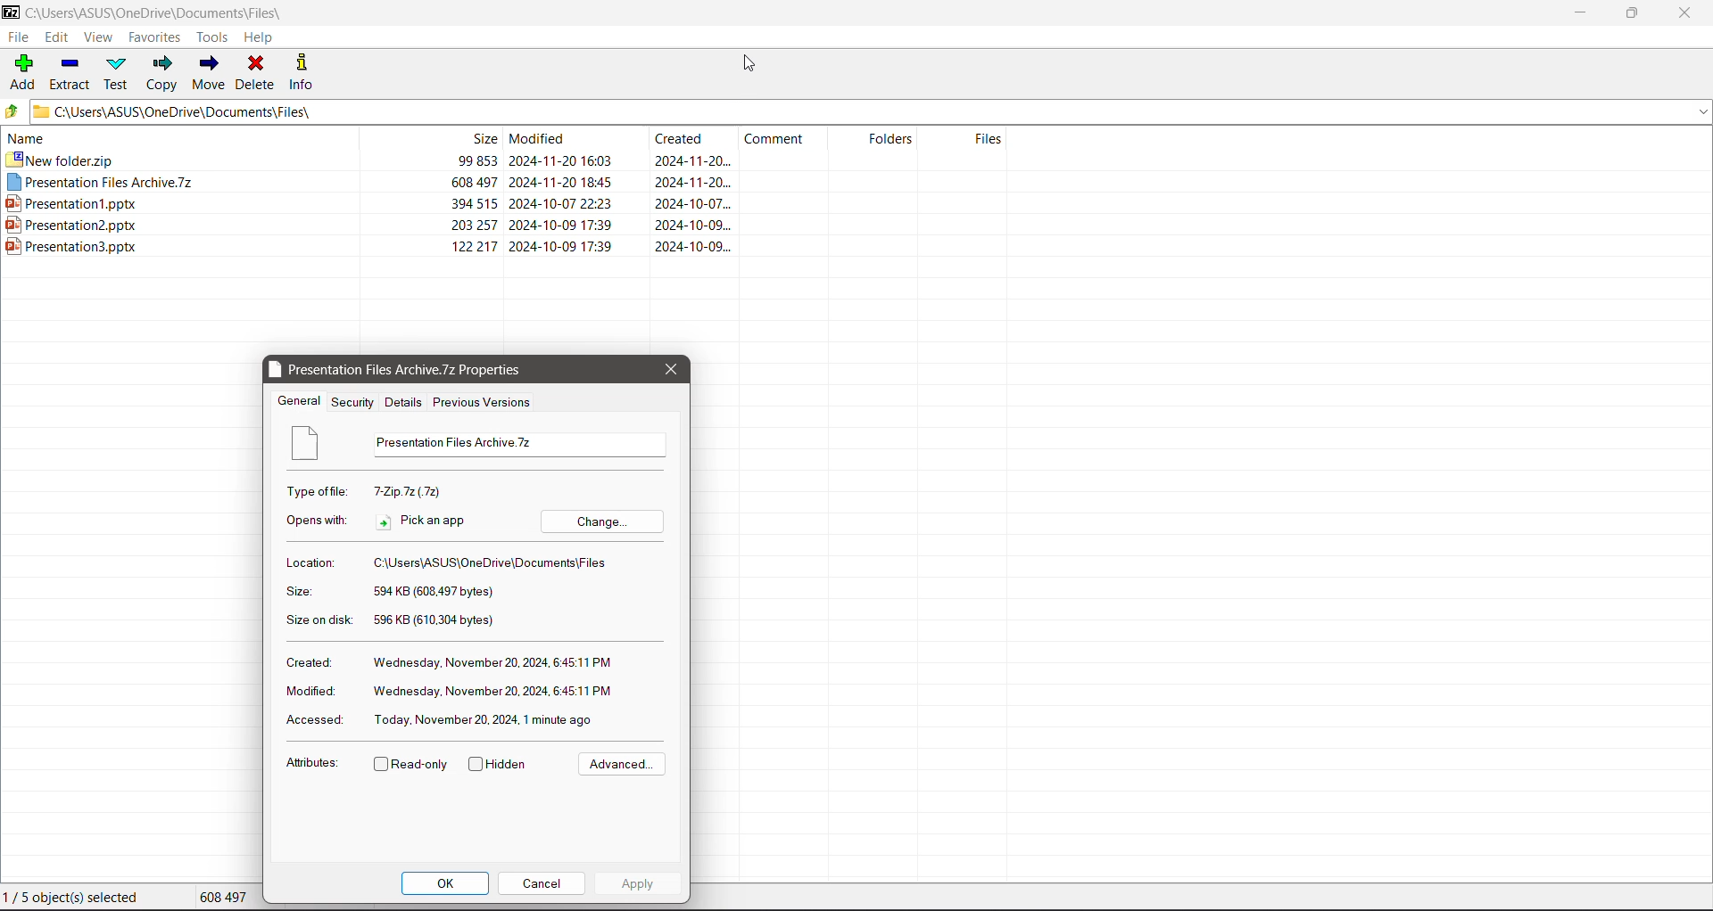 The height and width of the screenshot is (911, 1713). What do you see at coordinates (493, 562) in the screenshot?
I see `File location` at bounding box center [493, 562].